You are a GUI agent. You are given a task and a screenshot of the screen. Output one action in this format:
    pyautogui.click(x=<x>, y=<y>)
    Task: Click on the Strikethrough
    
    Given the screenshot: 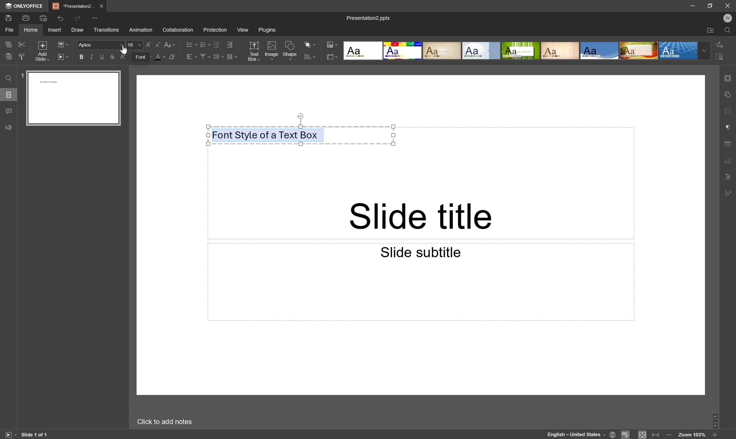 What is the action you would take?
    pyautogui.click(x=113, y=56)
    